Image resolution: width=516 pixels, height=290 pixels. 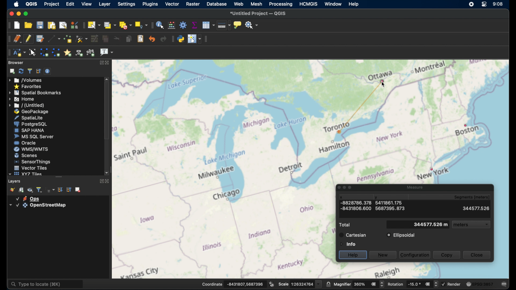 I want to click on browser, so click(x=16, y=63).